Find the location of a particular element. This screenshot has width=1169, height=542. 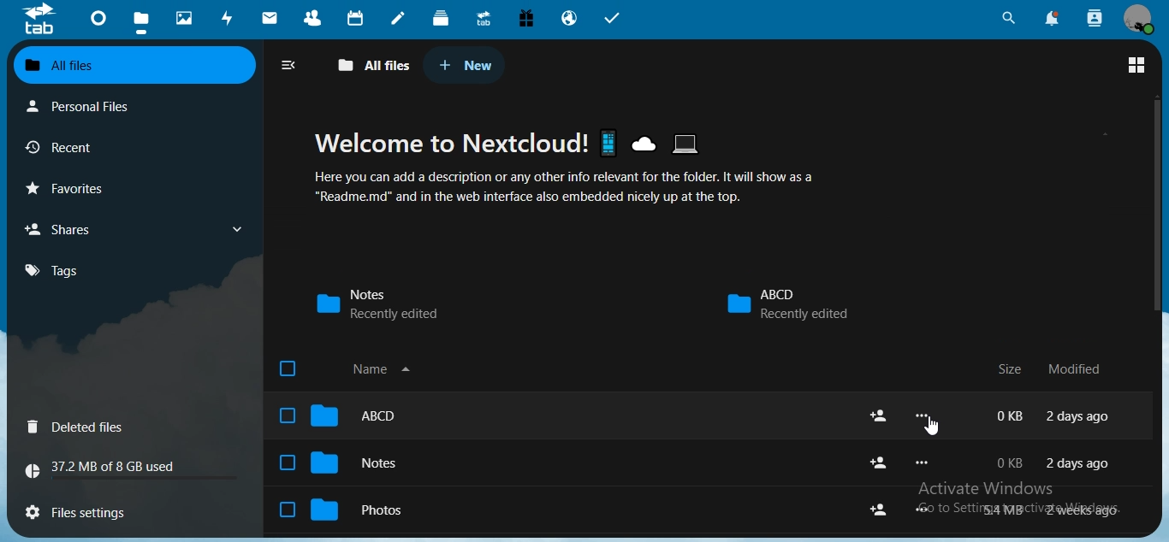

files settings is located at coordinates (85, 515).